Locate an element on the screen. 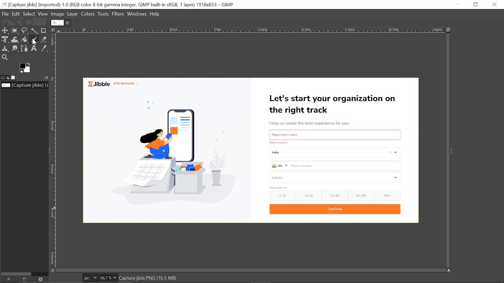 The image size is (504, 283). Close tab is located at coordinates (68, 23).